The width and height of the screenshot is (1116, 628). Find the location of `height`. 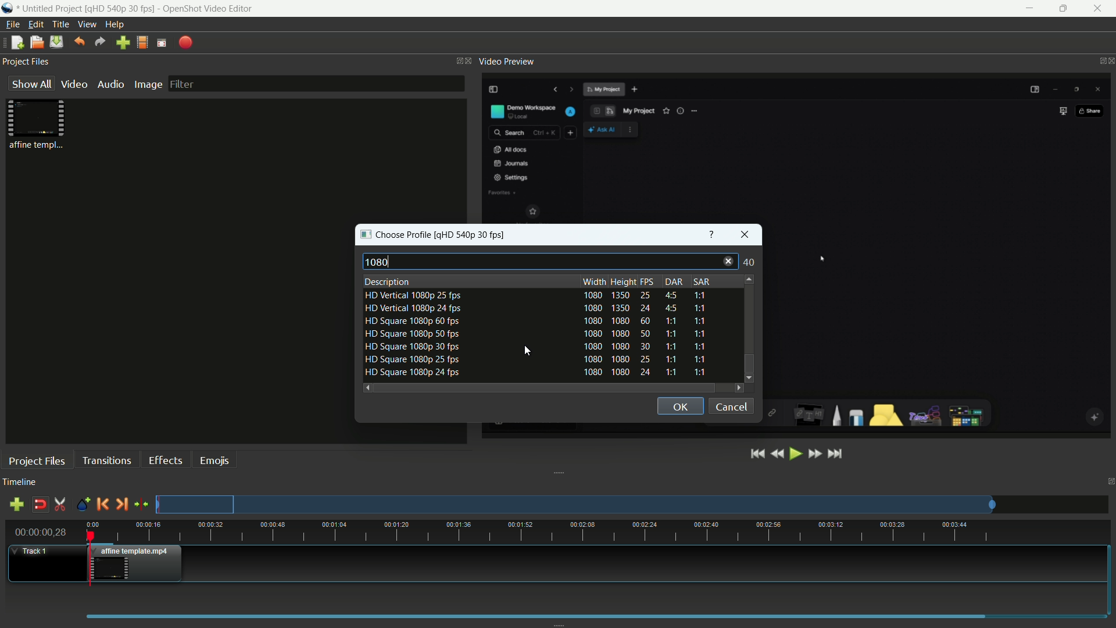

height is located at coordinates (623, 281).